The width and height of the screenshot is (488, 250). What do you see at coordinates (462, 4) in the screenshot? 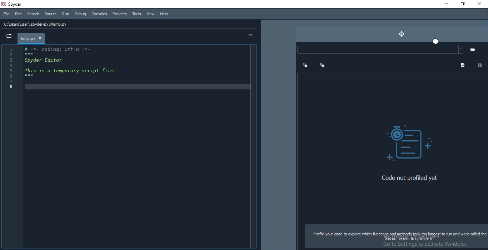
I see `Restore` at bounding box center [462, 4].